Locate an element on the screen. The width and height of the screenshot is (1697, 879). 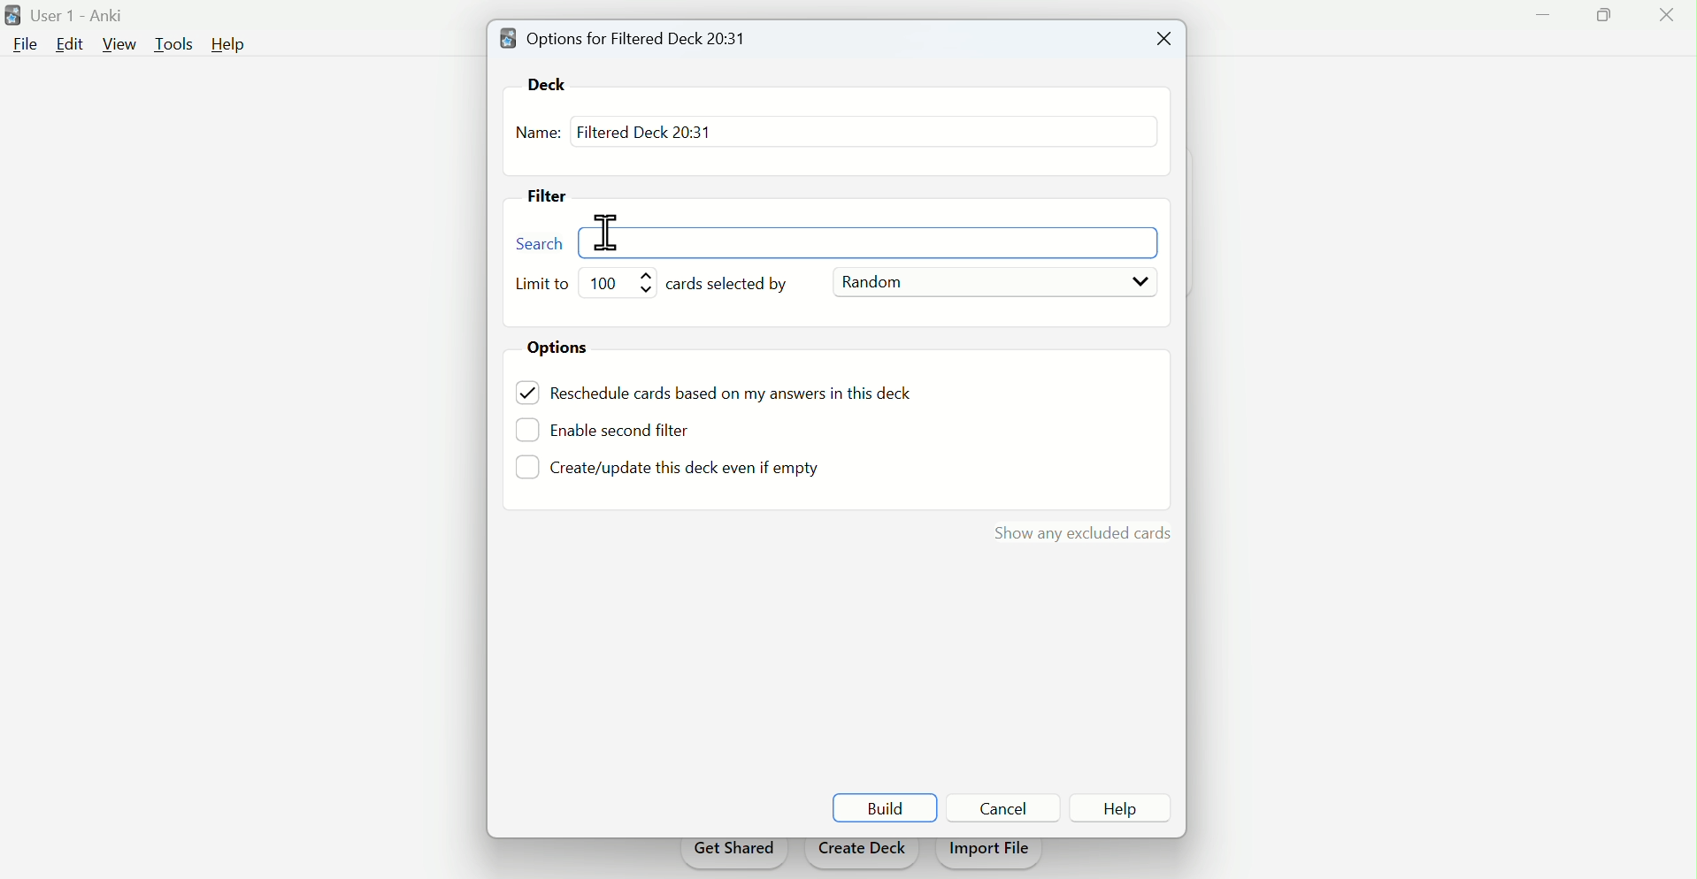
 is located at coordinates (1003, 807).